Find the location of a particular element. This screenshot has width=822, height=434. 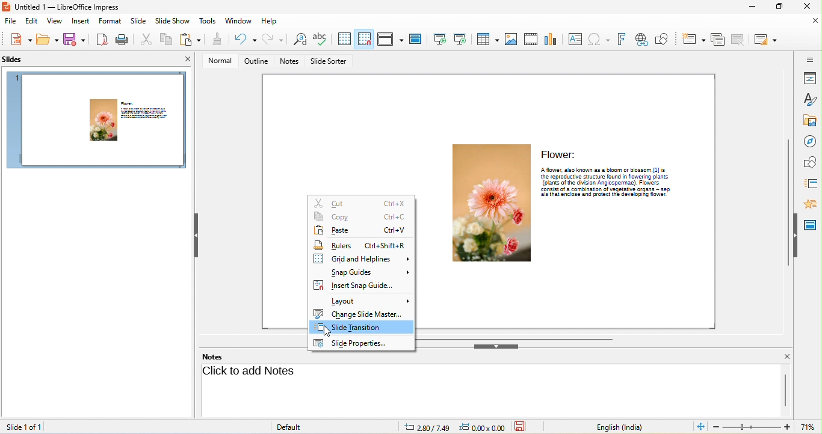

1.71/7.56 is located at coordinates (426, 427).